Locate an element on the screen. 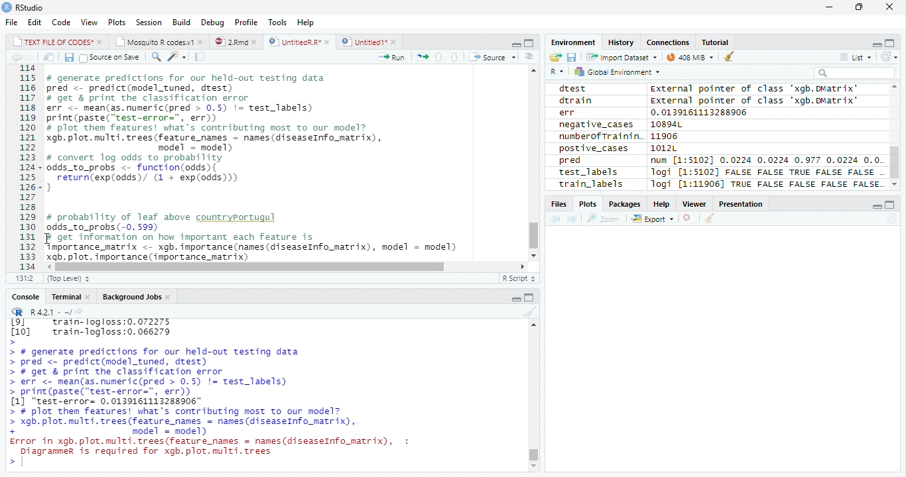  test_labels is located at coordinates (588, 172).